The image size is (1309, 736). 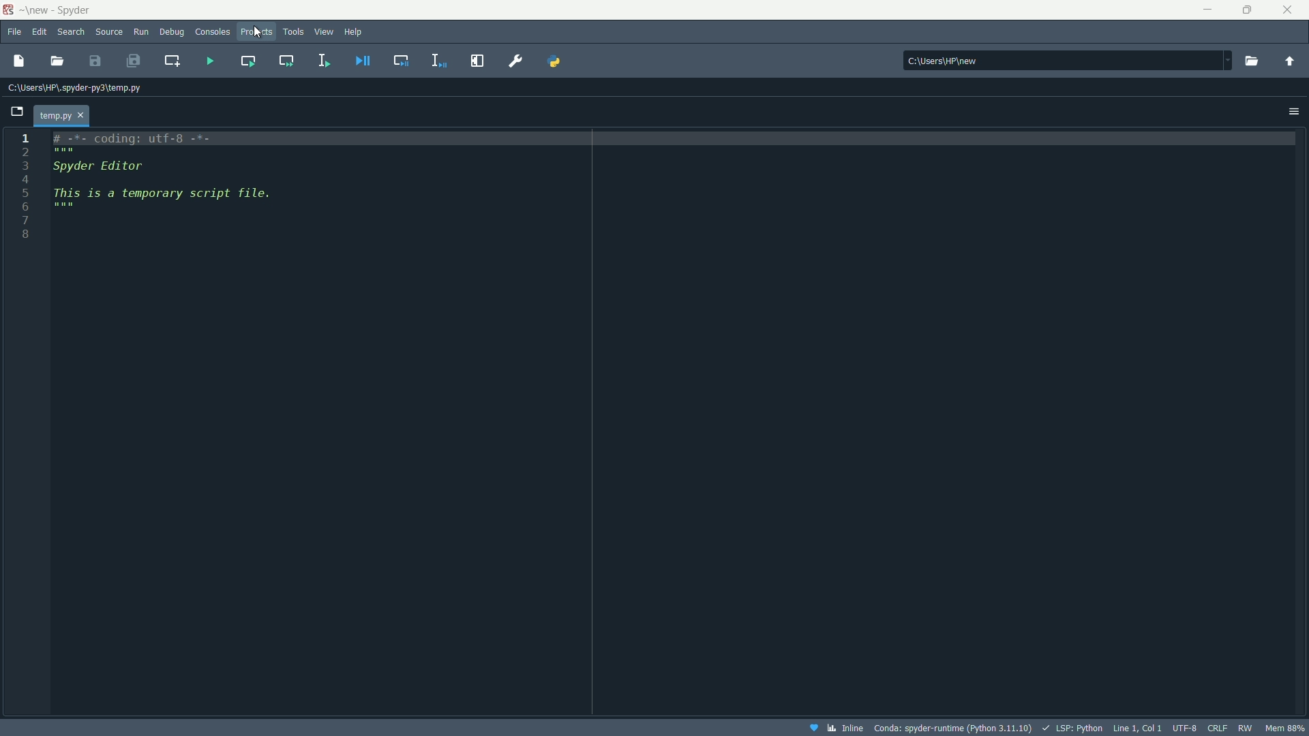 What do you see at coordinates (1065, 59) in the screenshot?
I see `C:\Users\HP\new` at bounding box center [1065, 59].